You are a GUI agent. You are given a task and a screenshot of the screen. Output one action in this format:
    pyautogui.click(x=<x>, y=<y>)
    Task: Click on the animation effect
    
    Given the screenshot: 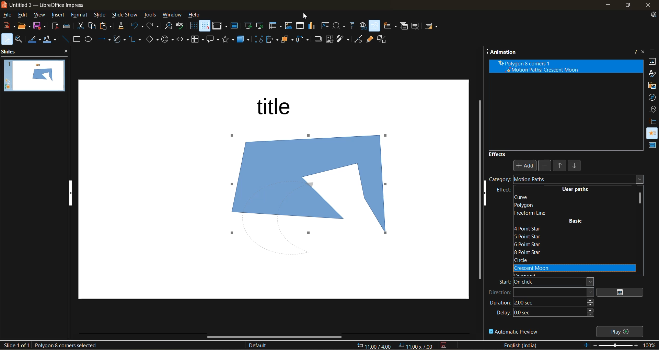 What is the action you would take?
    pyautogui.click(x=567, y=66)
    